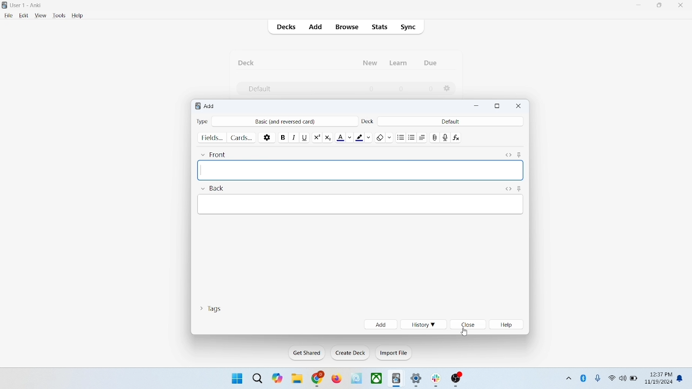  I want to click on icon, so click(357, 379).